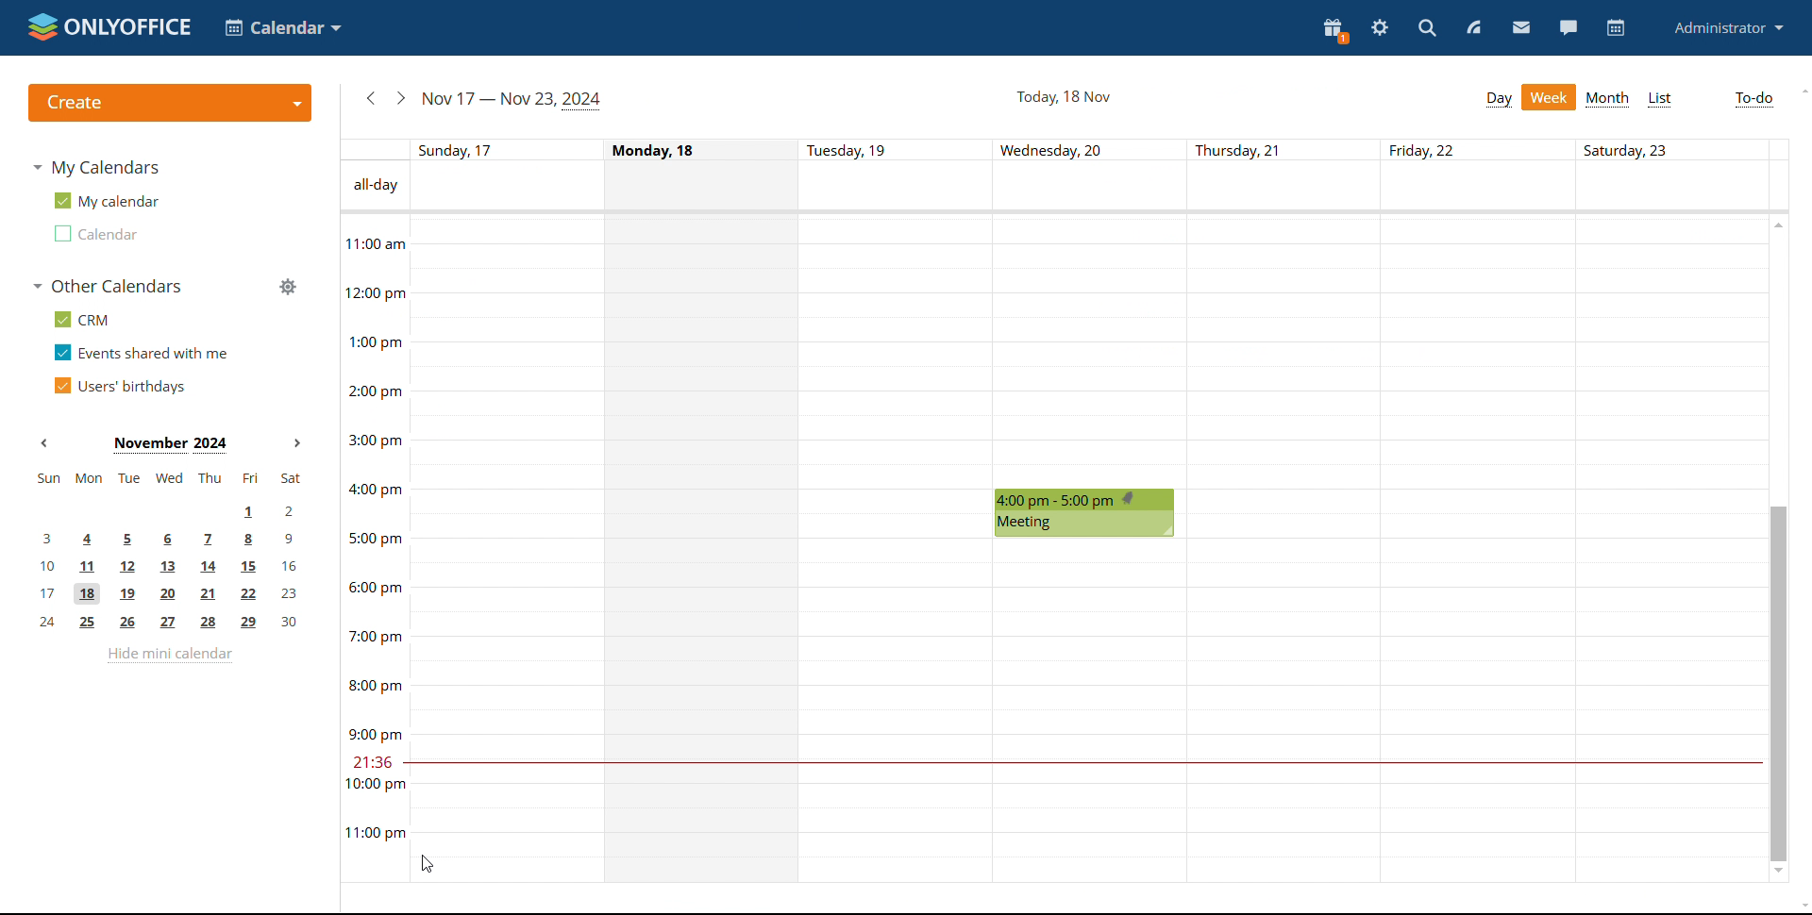 Image resolution: width=1812 pixels, height=915 pixels. What do you see at coordinates (1521, 29) in the screenshot?
I see `mail` at bounding box center [1521, 29].